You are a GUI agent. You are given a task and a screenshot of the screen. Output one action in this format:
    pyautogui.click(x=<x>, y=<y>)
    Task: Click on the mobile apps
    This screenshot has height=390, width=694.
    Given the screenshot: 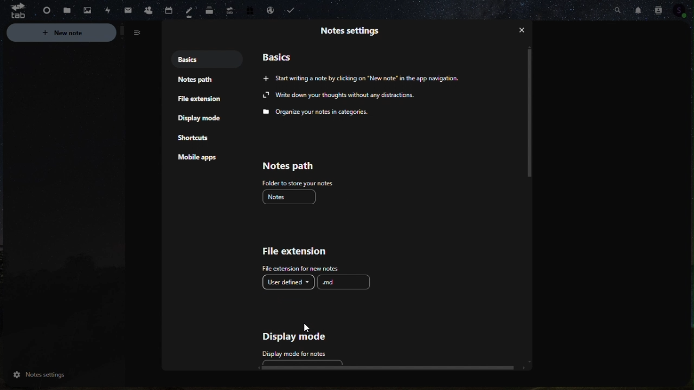 What is the action you would take?
    pyautogui.click(x=204, y=160)
    